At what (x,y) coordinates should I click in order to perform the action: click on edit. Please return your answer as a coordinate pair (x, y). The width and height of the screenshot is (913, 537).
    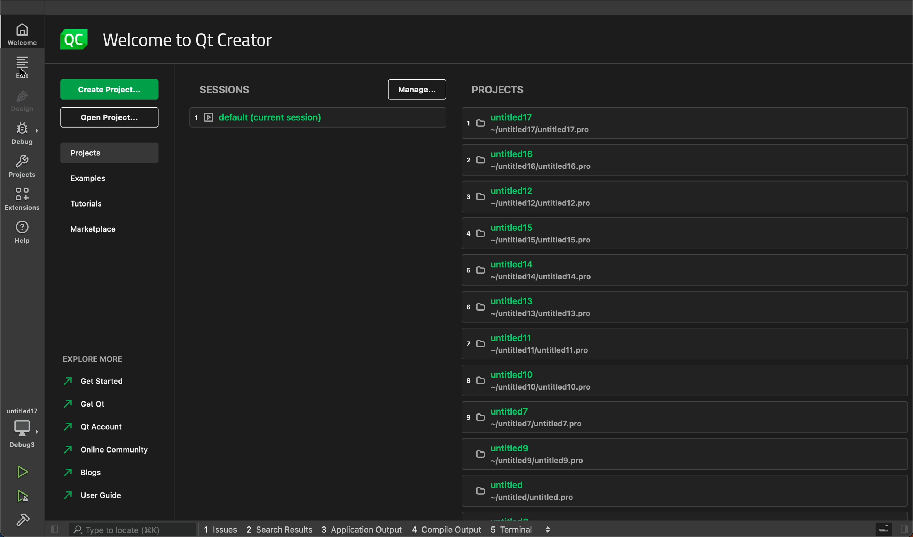
    Looking at the image, I should click on (25, 70).